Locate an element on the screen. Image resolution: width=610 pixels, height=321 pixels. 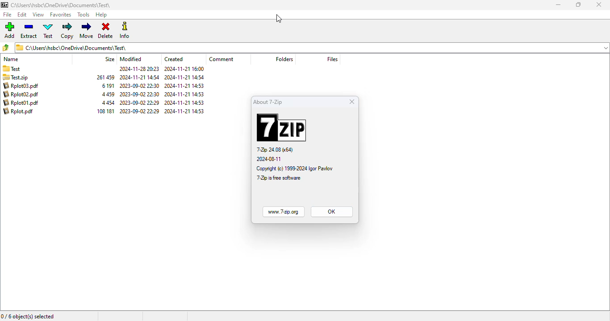
browse folders is located at coordinates (6, 47).